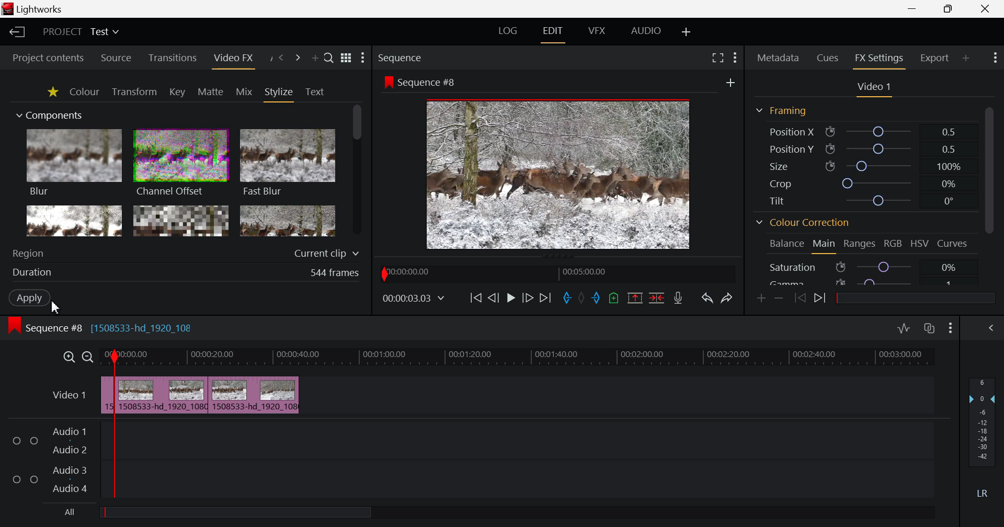 Image resolution: width=1004 pixels, height=527 pixels. I want to click on Saturation, so click(870, 266).